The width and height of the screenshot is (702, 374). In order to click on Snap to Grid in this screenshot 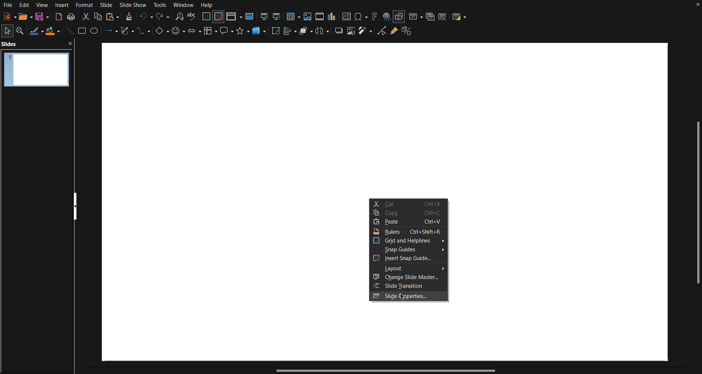, I will do `click(219, 17)`.